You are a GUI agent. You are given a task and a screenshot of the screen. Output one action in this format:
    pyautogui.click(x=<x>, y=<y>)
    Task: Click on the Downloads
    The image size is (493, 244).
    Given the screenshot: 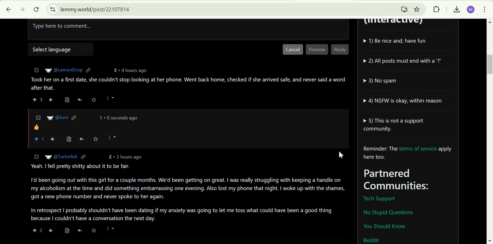 What is the action you would take?
    pyautogui.click(x=457, y=10)
    